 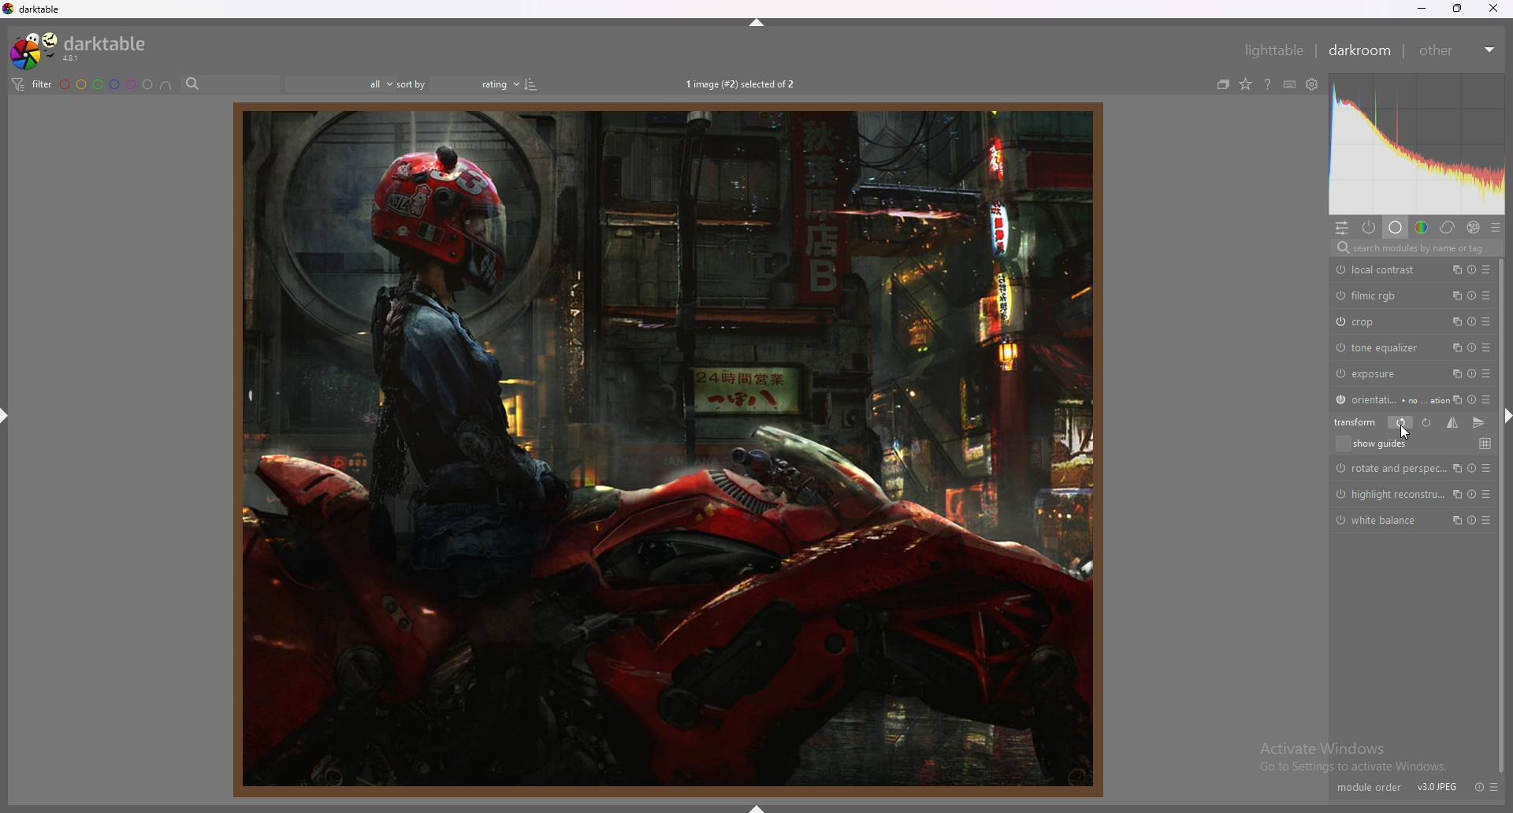 I want to click on reset, so click(x=1472, y=269).